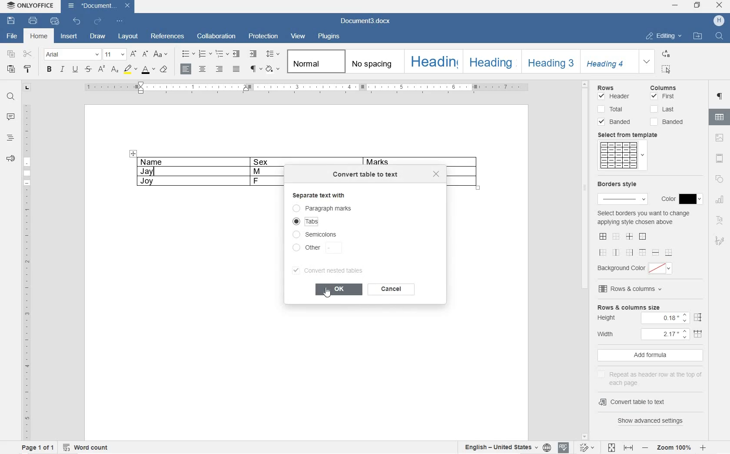  What do you see at coordinates (37, 6) in the screenshot?
I see `ONLYOFFICE` at bounding box center [37, 6].